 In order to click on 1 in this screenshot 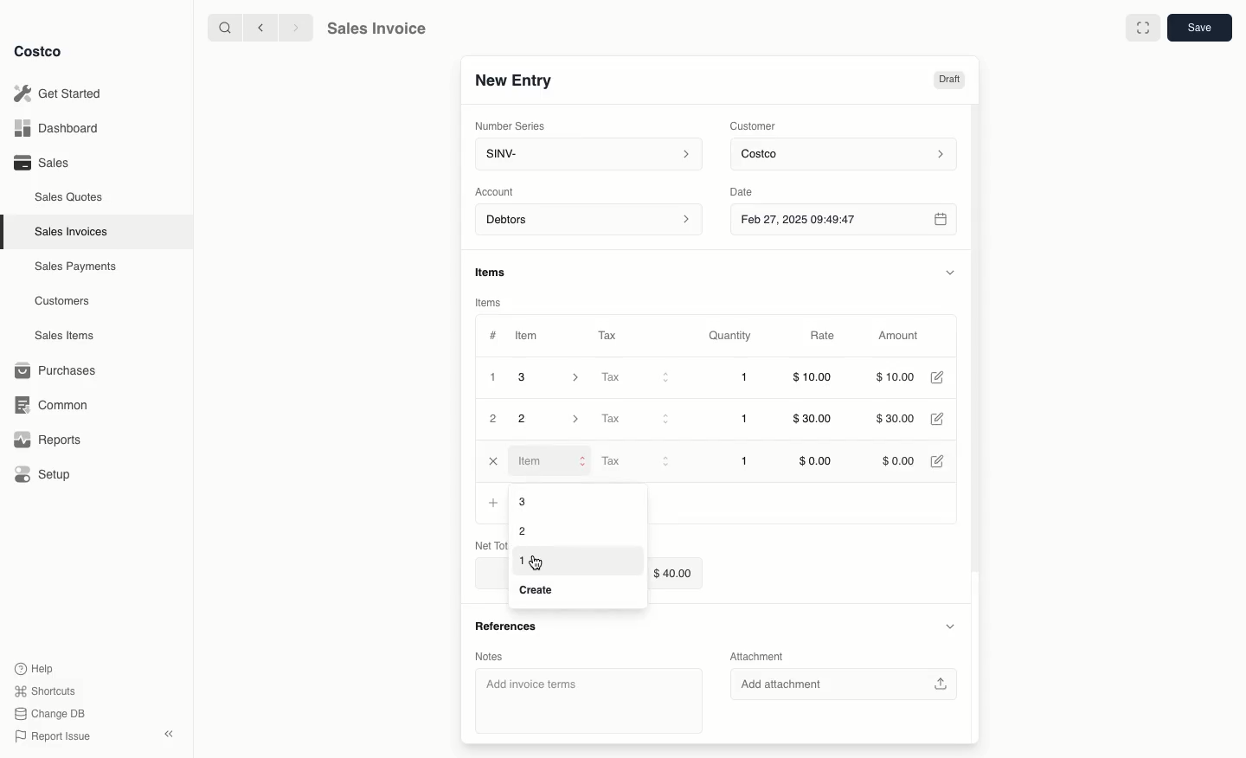, I will do `click(744, 461)`.